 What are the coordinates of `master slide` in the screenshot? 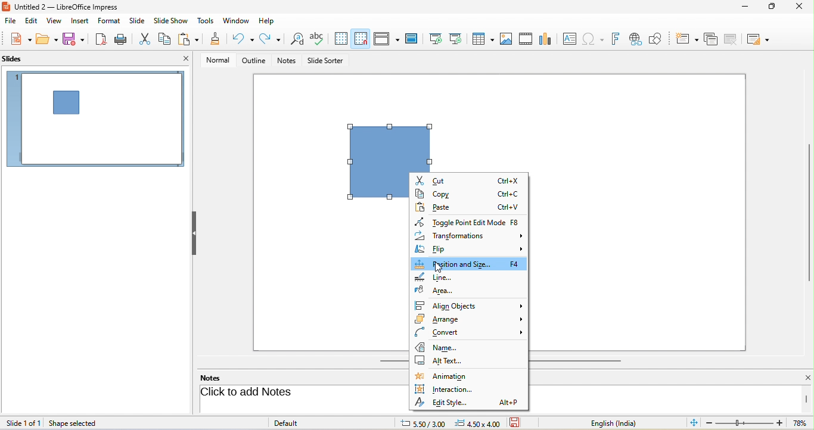 It's located at (414, 39).